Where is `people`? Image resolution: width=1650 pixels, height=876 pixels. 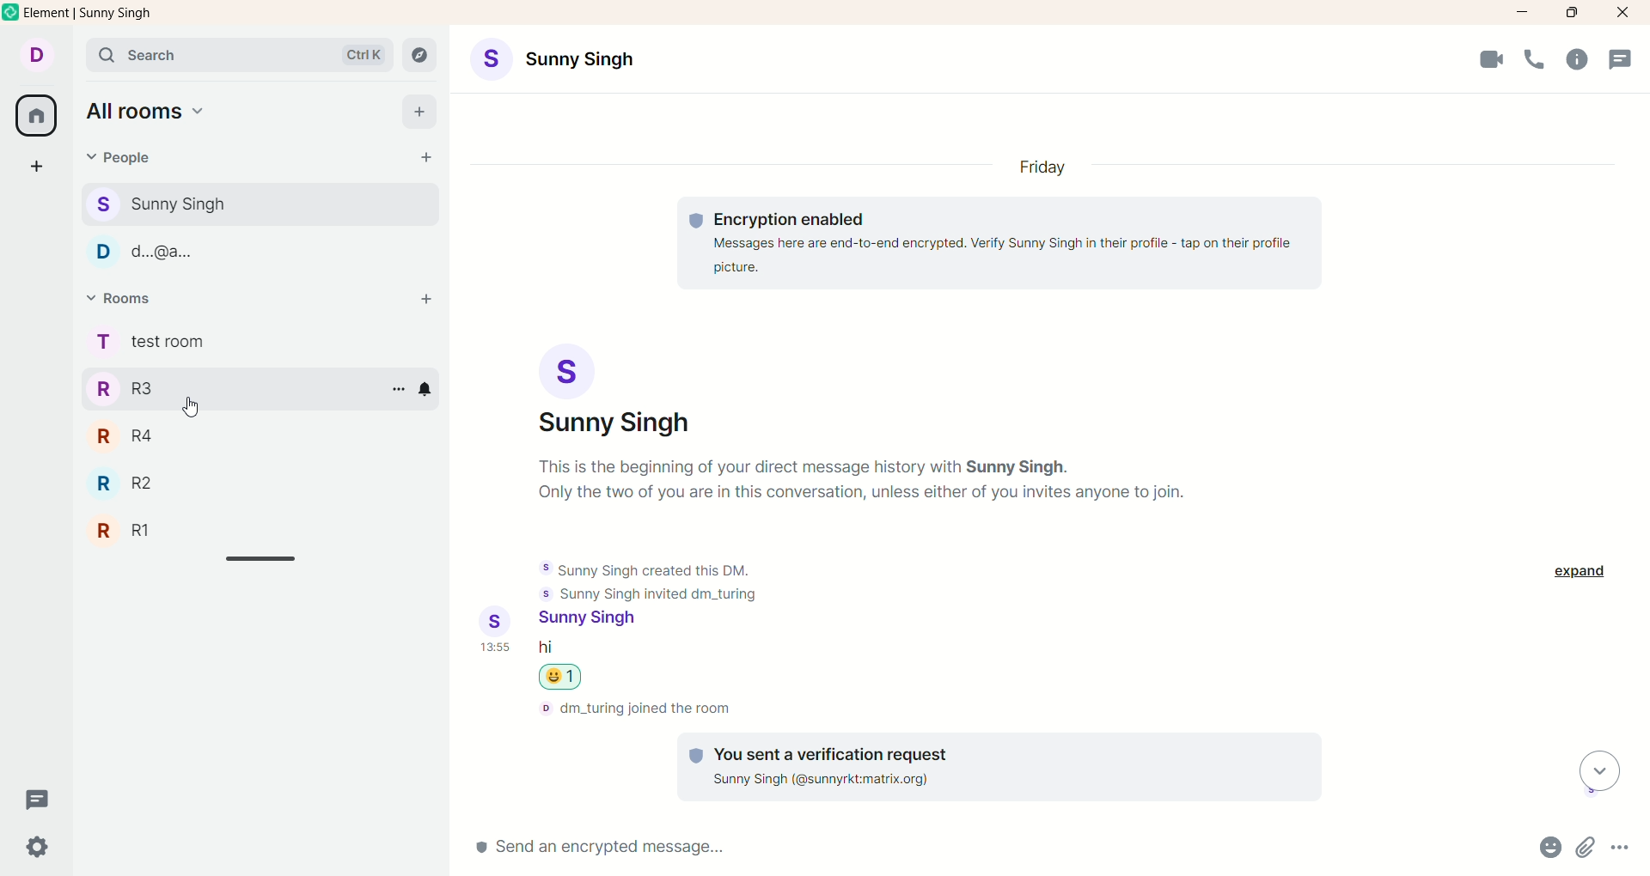 people is located at coordinates (184, 202).